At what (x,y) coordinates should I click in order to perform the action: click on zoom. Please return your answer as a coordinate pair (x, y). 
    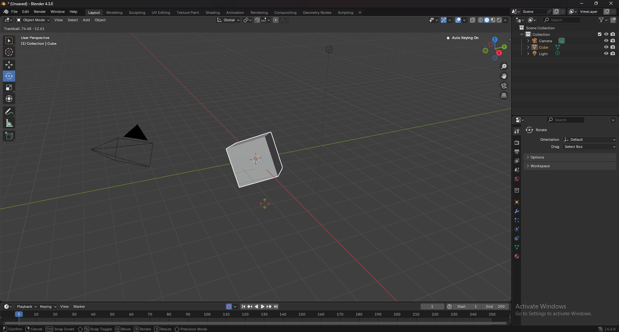
    Looking at the image, I should click on (504, 66).